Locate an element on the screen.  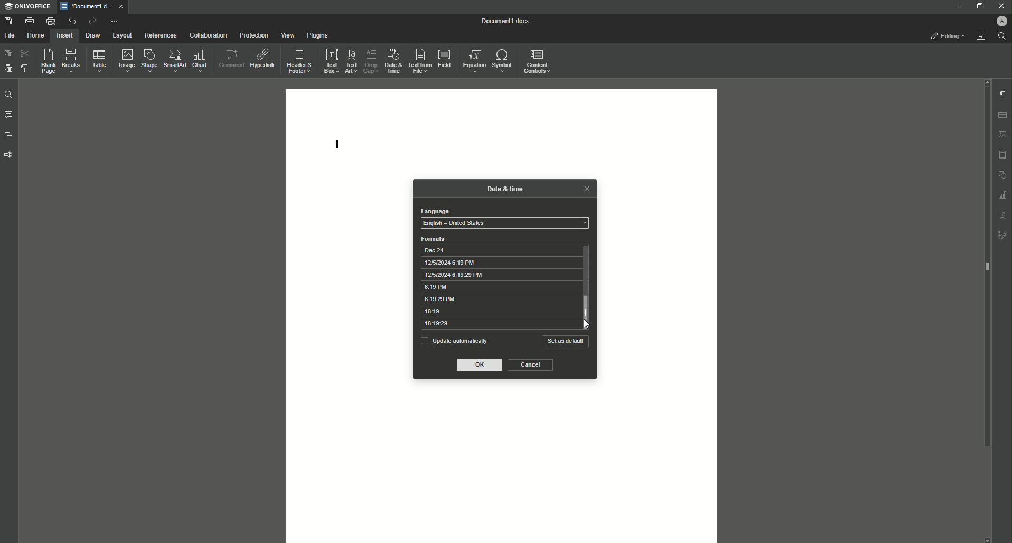
Controls is located at coordinates (539, 61).